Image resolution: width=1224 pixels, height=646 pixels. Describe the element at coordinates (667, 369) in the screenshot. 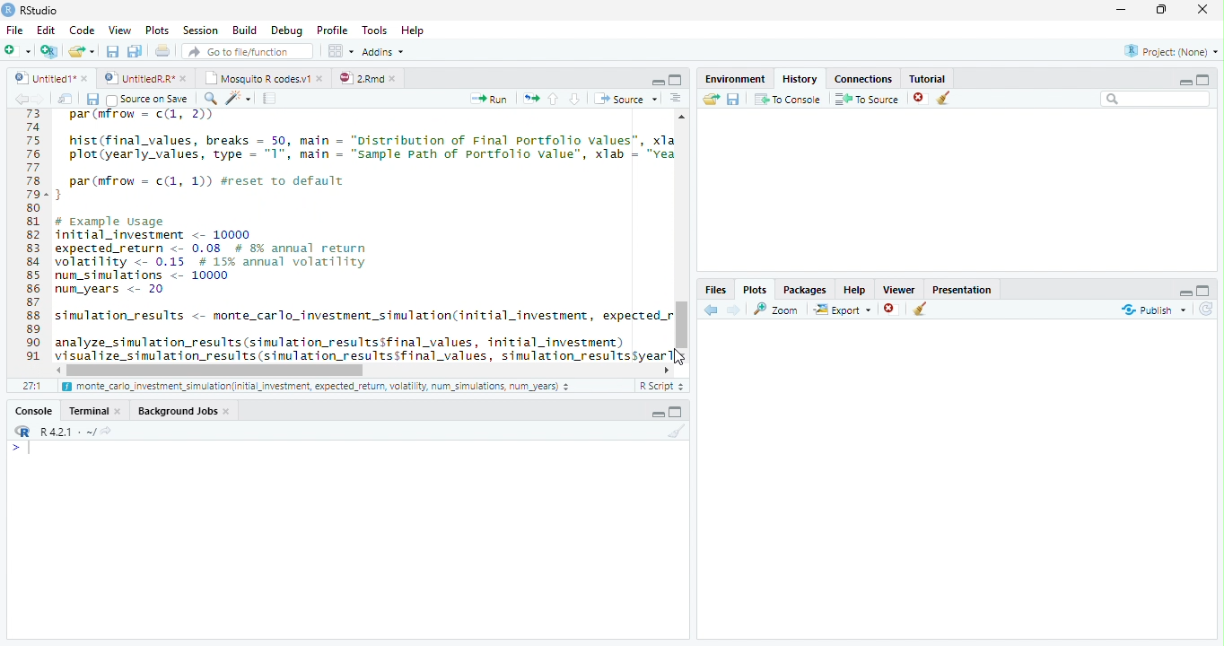

I see `Scroll Right` at that location.